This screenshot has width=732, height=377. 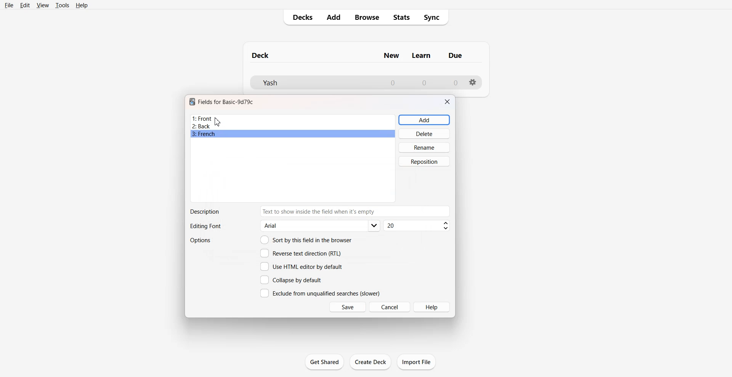 What do you see at coordinates (455, 55) in the screenshot?
I see `Column name` at bounding box center [455, 55].